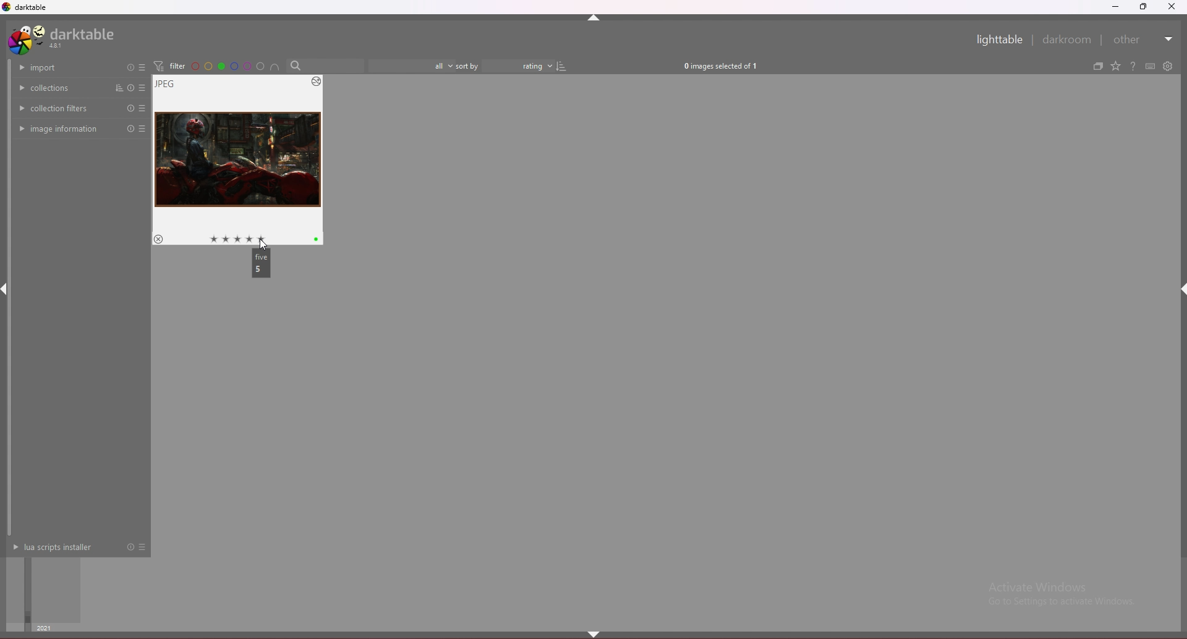 The height and width of the screenshot is (639, 1187). What do you see at coordinates (59, 88) in the screenshot?
I see `collections` at bounding box center [59, 88].